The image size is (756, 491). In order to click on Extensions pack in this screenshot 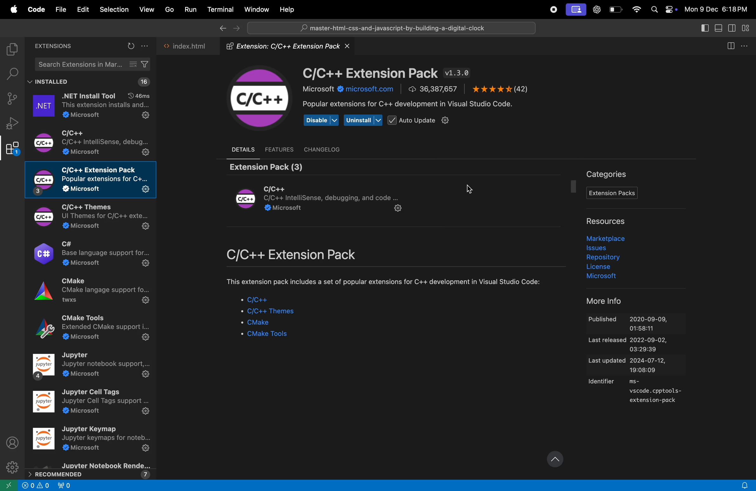, I will do `click(612, 193)`.